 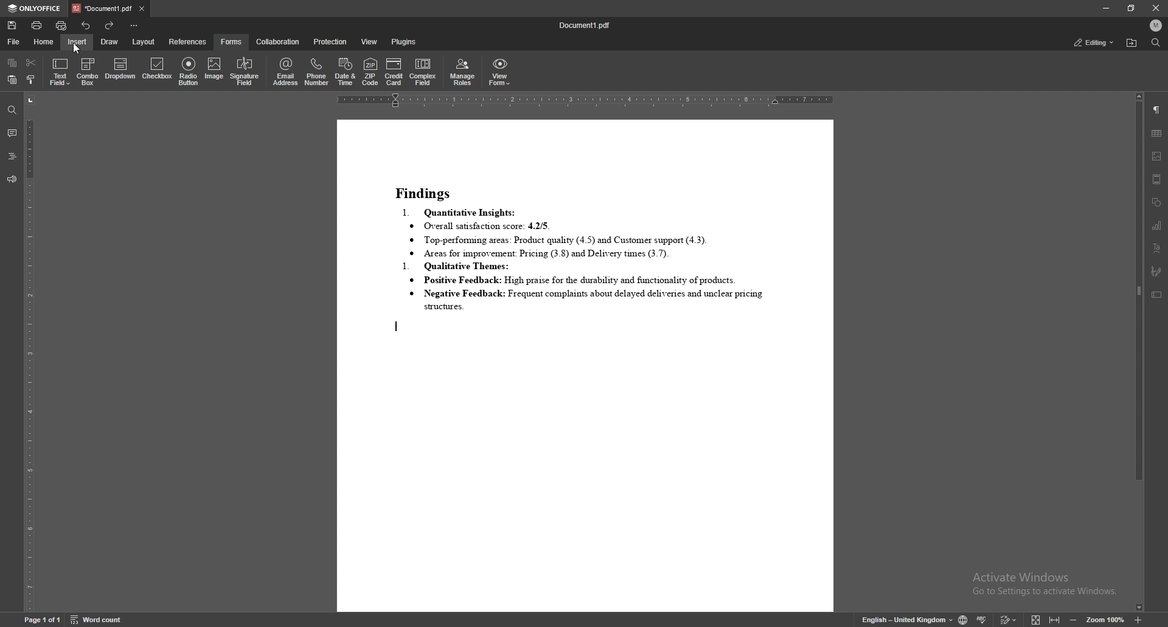 I want to click on change text language, so click(x=906, y=620).